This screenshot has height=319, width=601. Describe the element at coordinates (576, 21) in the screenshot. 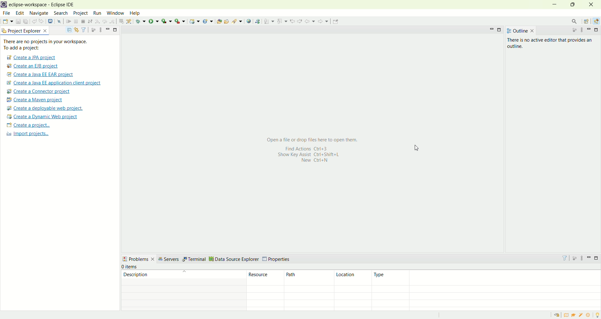

I see `search` at that location.